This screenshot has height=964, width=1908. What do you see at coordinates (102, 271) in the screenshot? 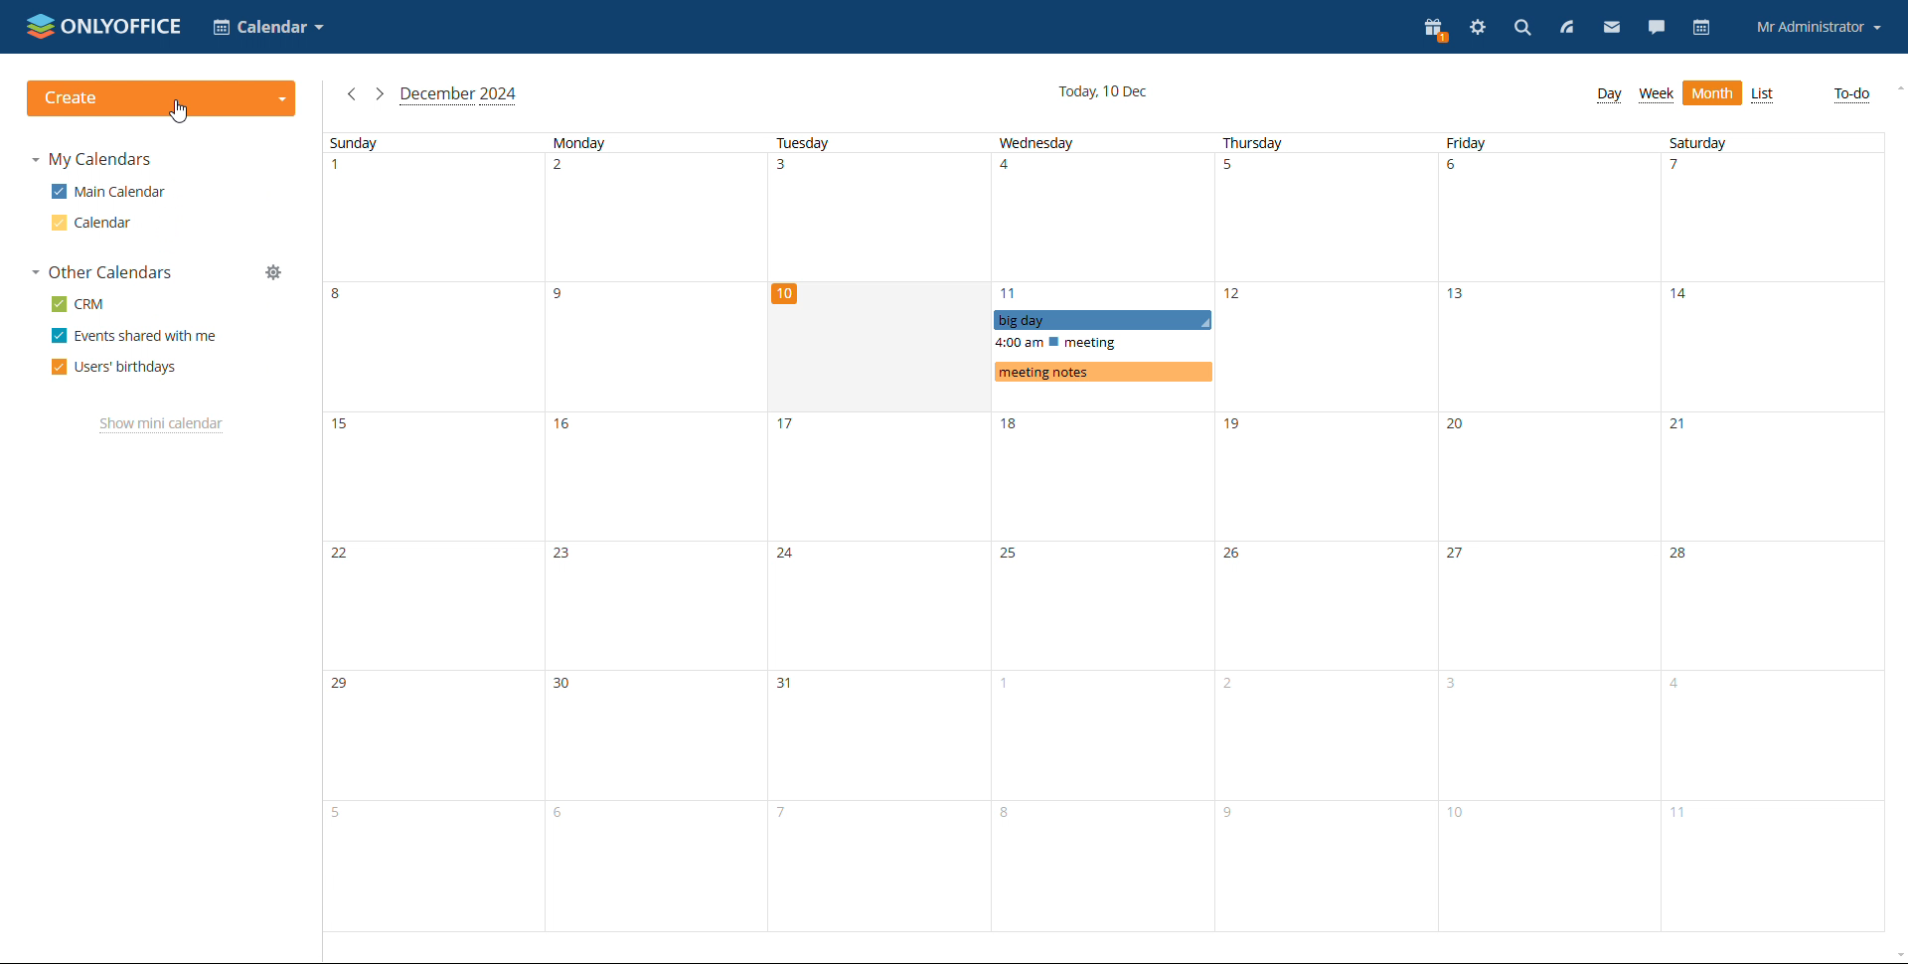
I see `other calendars` at bounding box center [102, 271].